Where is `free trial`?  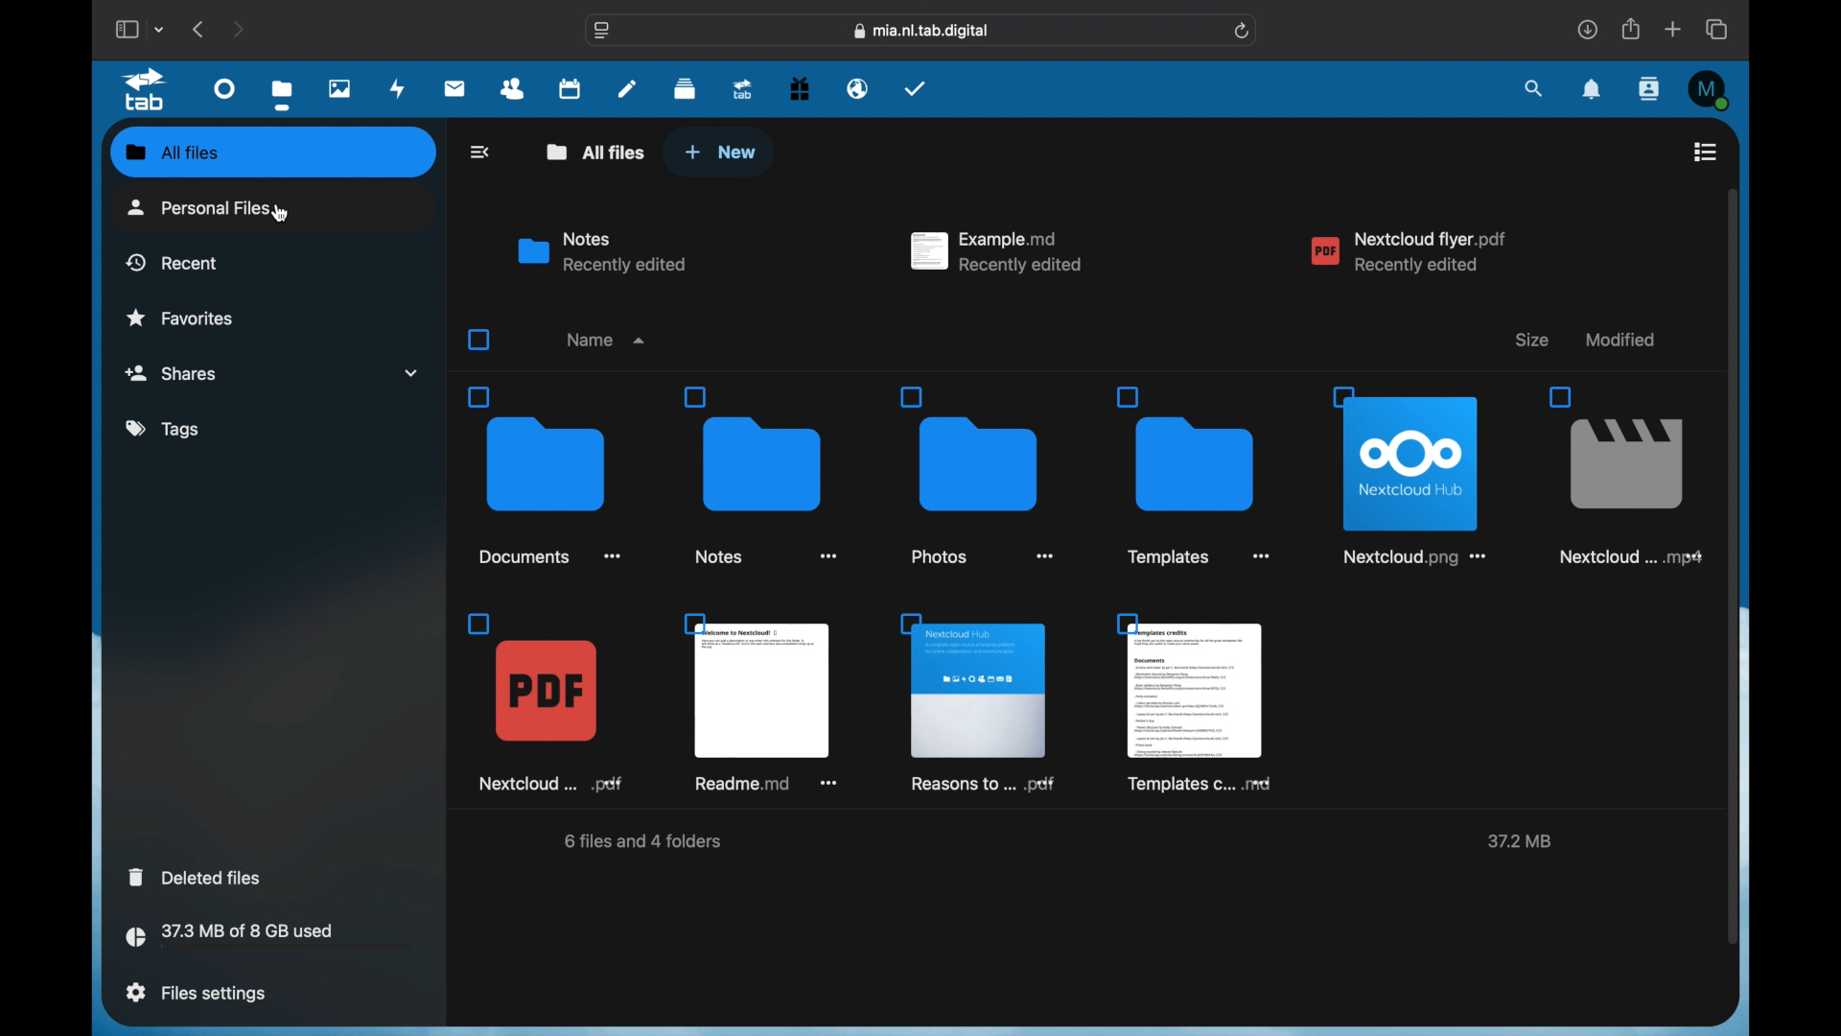
free trial is located at coordinates (800, 89).